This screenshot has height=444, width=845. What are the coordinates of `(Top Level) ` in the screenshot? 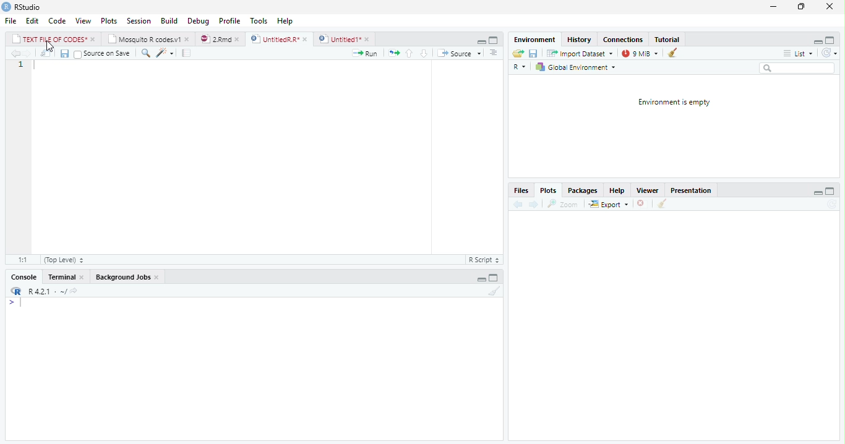 It's located at (66, 260).